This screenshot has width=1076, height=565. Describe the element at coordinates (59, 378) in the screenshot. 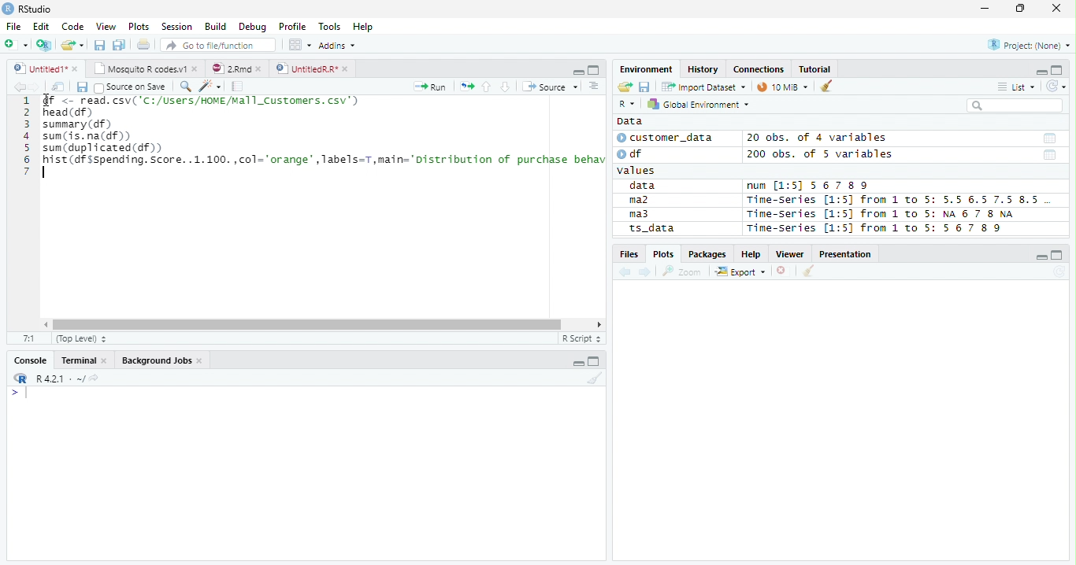

I see `R 4.2.1 ~/` at that location.